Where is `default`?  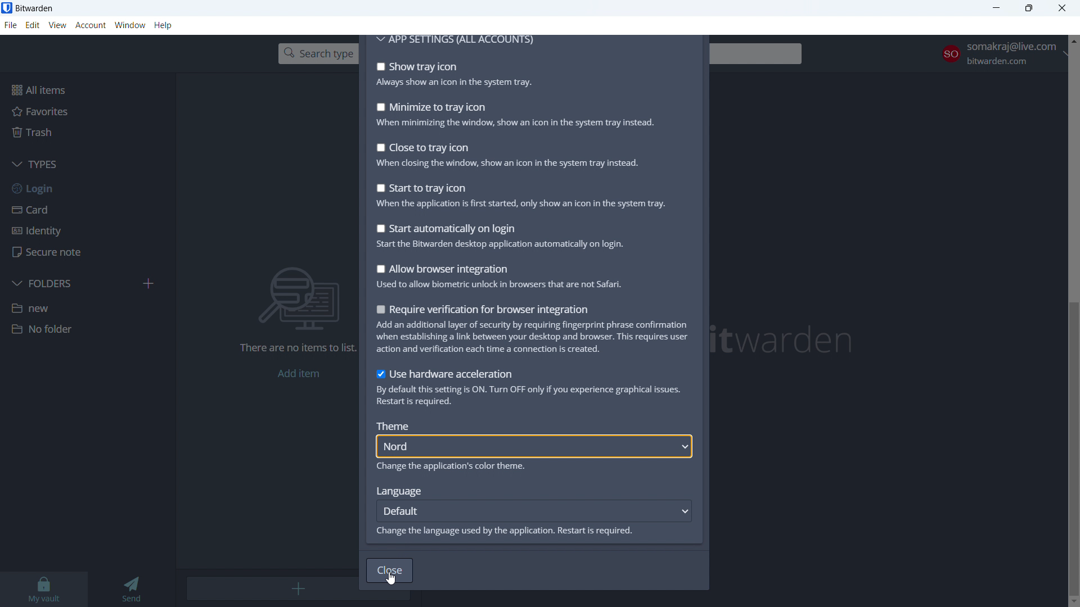 default is located at coordinates (534, 511).